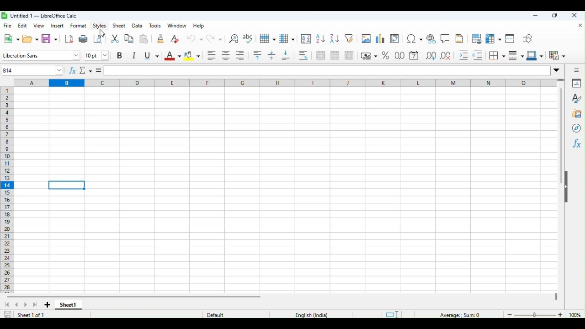 The height and width of the screenshot is (329, 585). I want to click on g, so click(242, 83).